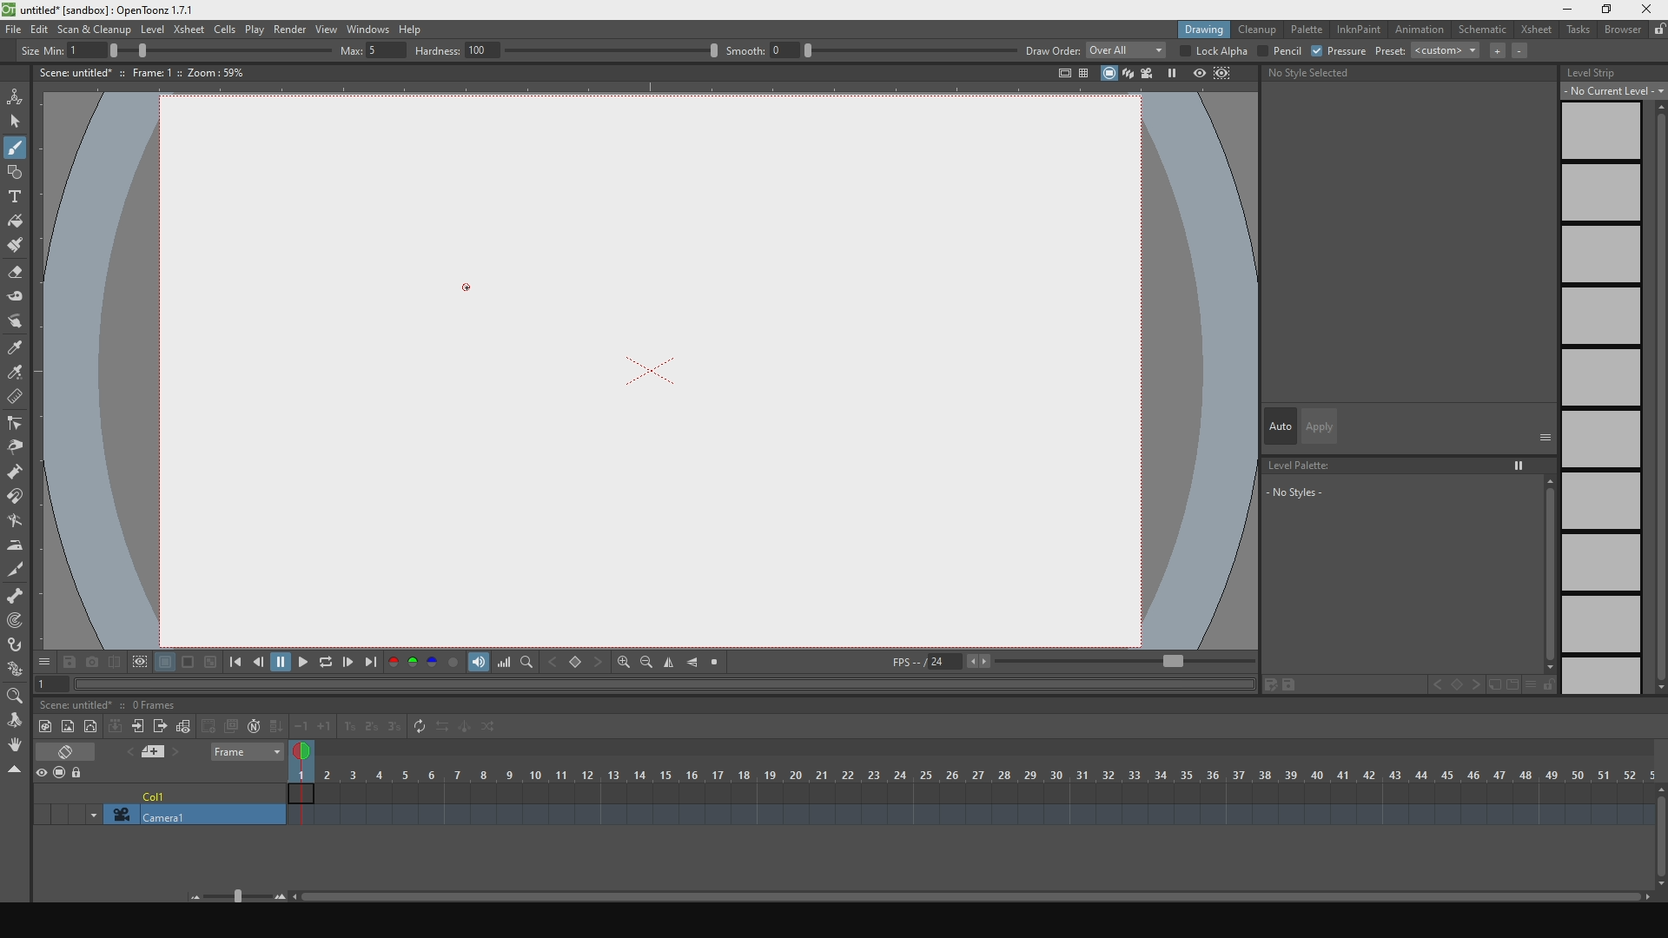 This screenshot has height=938, width=1668. Describe the element at coordinates (1446, 55) in the screenshot. I see `custom` at that location.